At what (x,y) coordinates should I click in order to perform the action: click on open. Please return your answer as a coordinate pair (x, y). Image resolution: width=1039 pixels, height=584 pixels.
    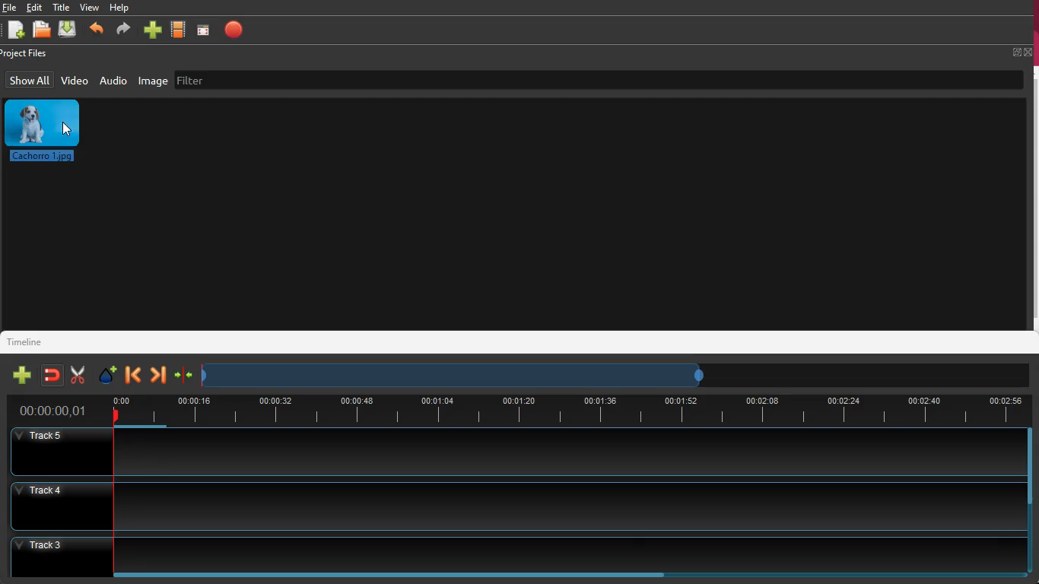
    Looking at the image, I should click on (42, 30).